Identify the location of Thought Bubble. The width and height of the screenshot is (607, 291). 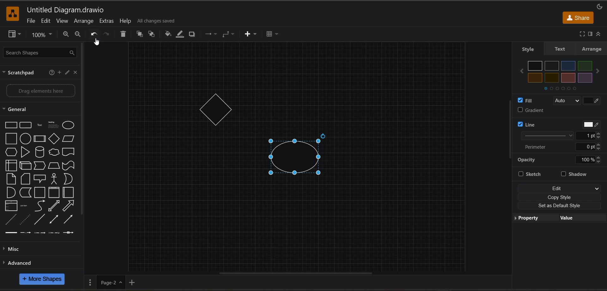
(54, 153).